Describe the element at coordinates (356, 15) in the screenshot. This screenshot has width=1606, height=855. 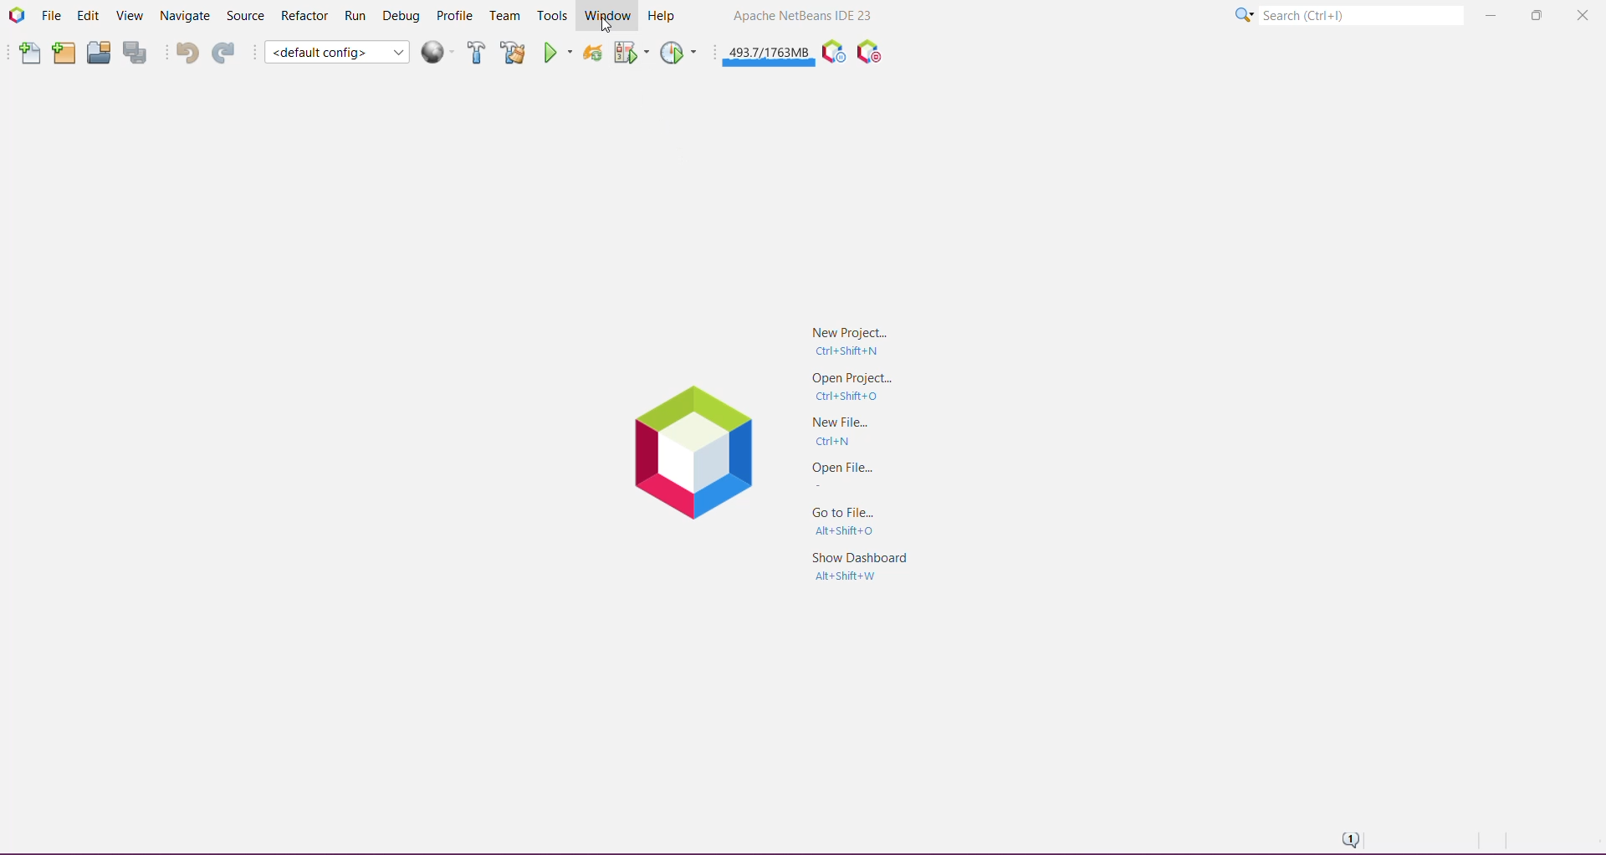
I see `Run` at that location.